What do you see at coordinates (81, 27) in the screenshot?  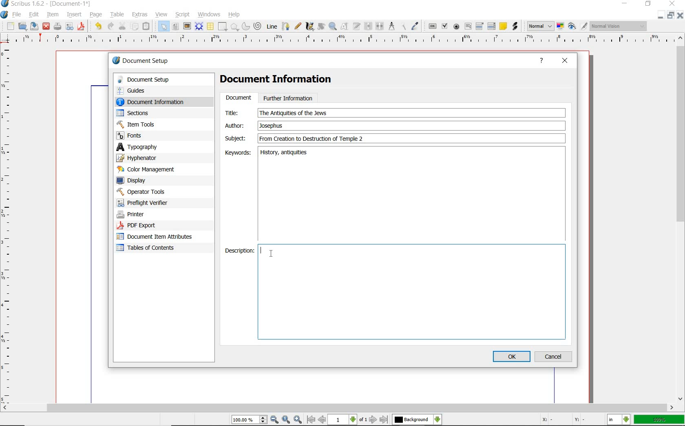 I see `save as pdf` at bounding box center [81, 27].